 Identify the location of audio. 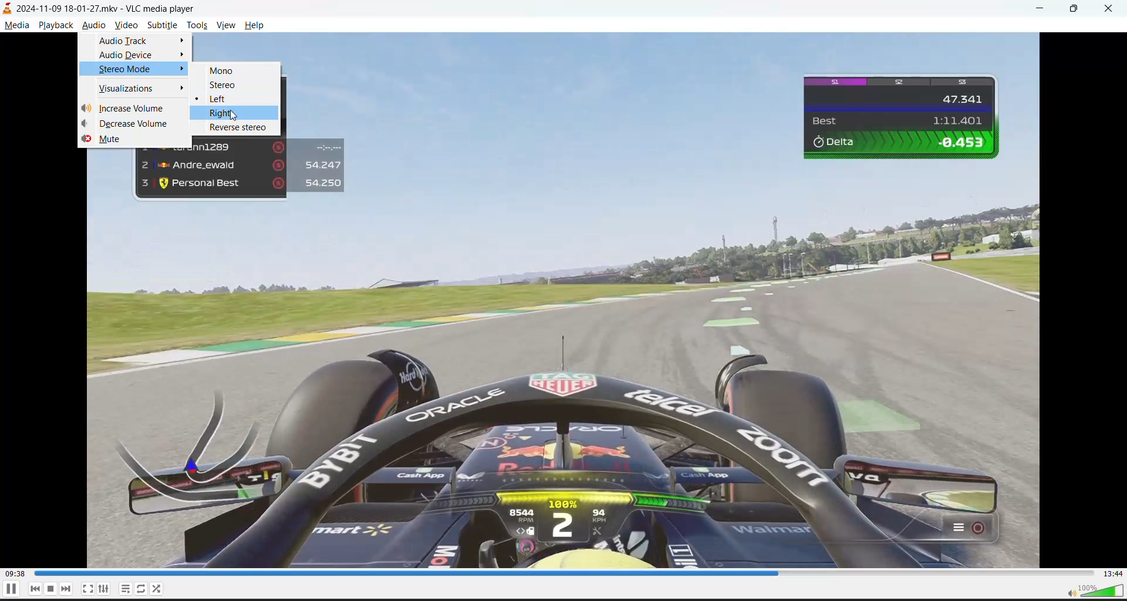
(94, 27).